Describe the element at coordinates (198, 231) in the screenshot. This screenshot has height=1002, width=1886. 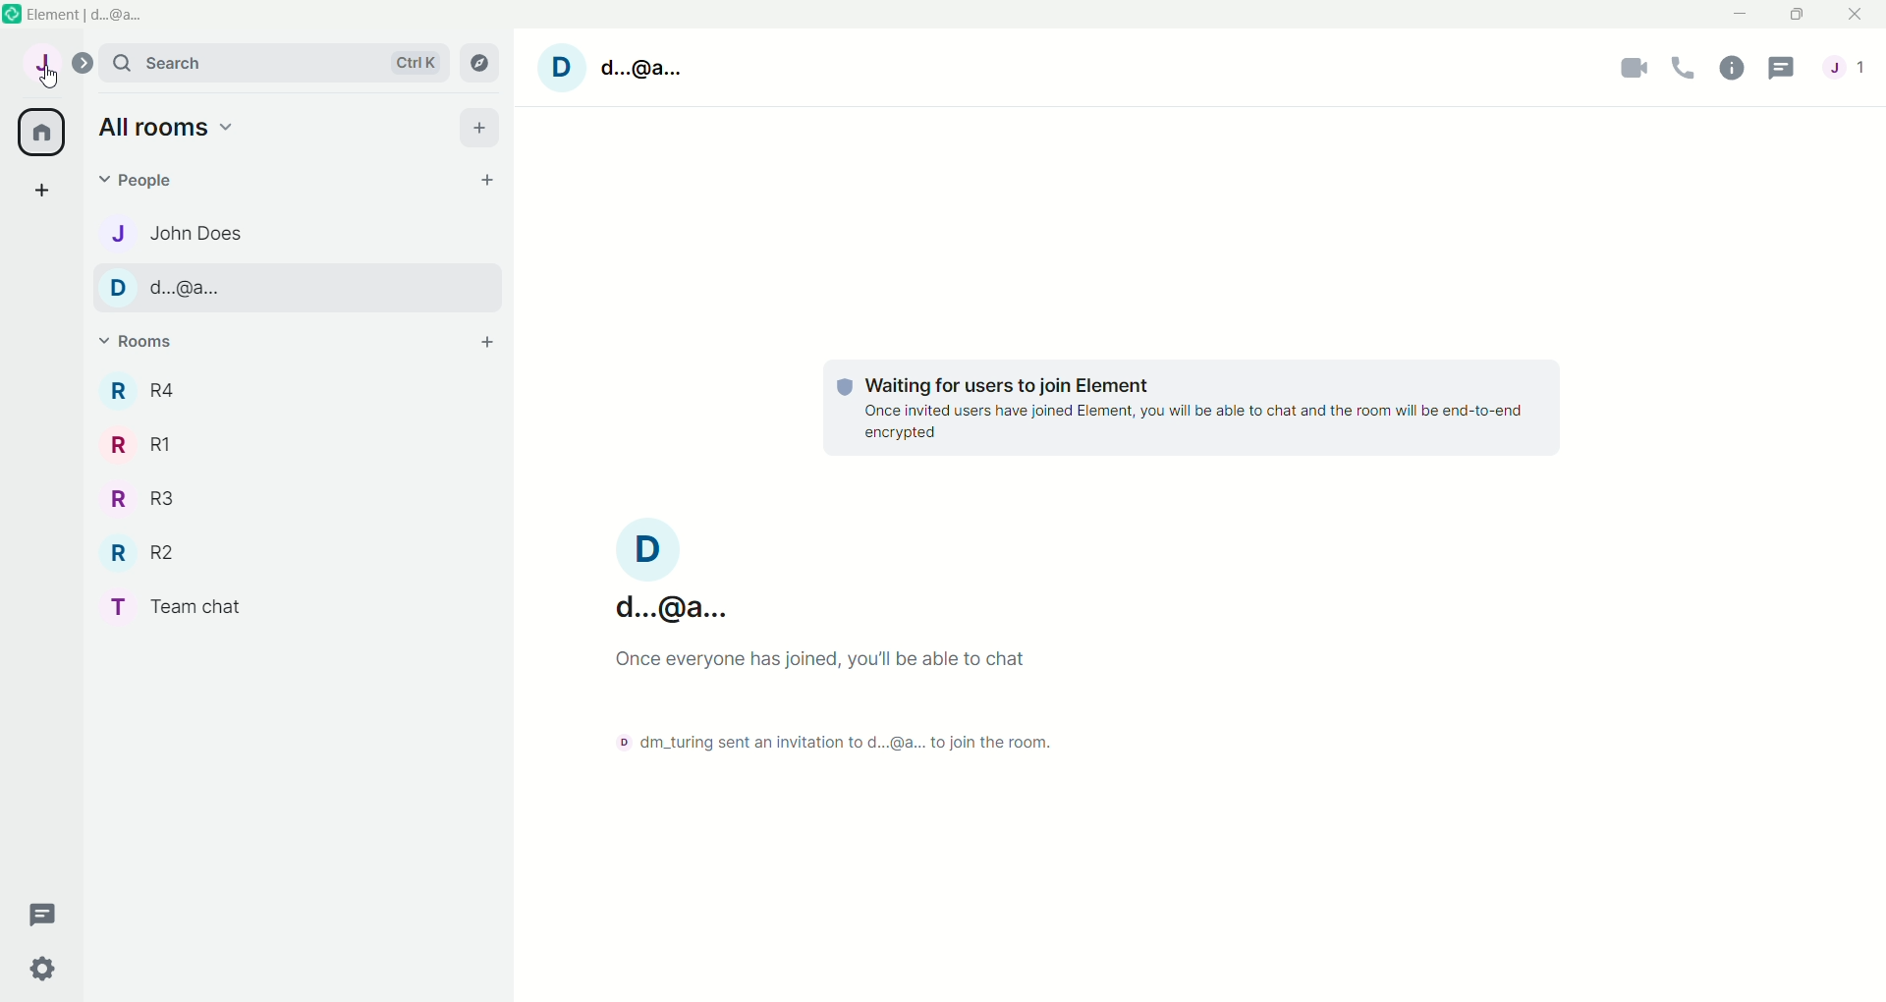
I see `Contact name` at that location.